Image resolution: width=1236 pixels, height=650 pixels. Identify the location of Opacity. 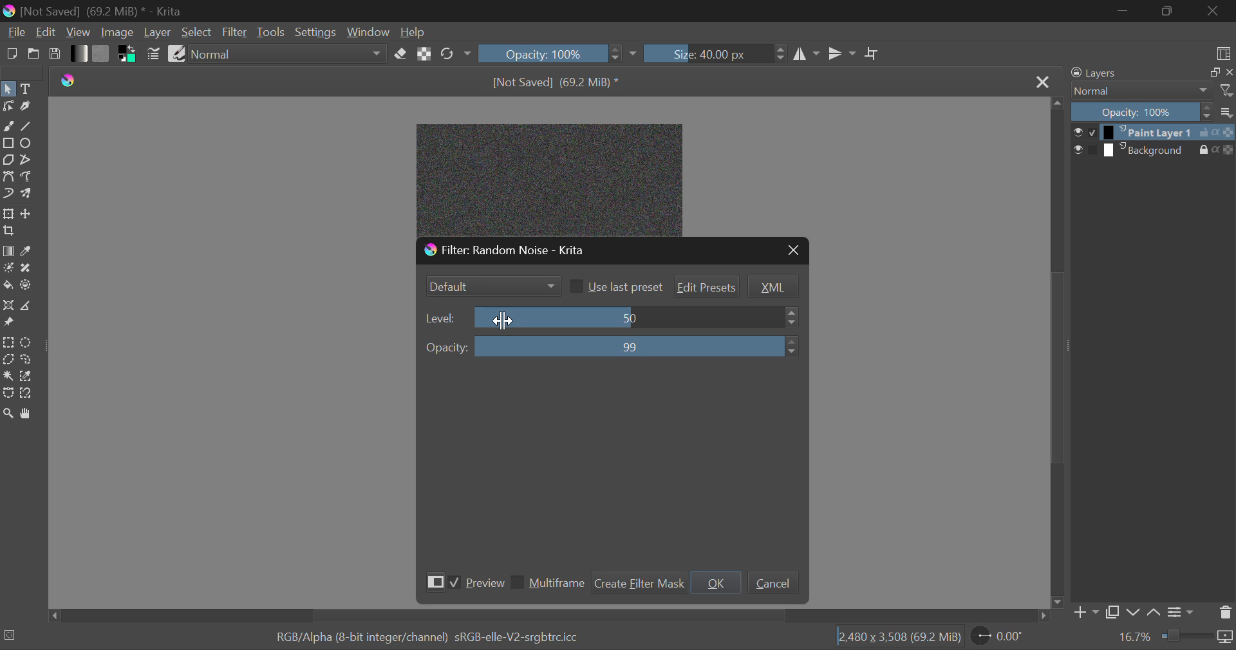
(1140, 112).